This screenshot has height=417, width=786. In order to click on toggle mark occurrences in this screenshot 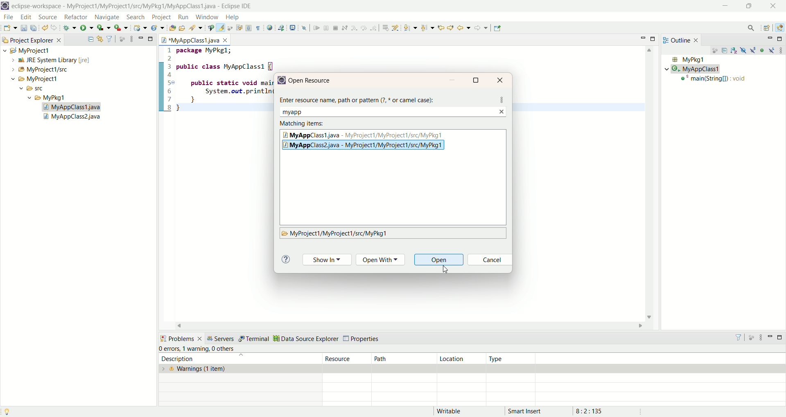, I will do `click(221, 28)`.